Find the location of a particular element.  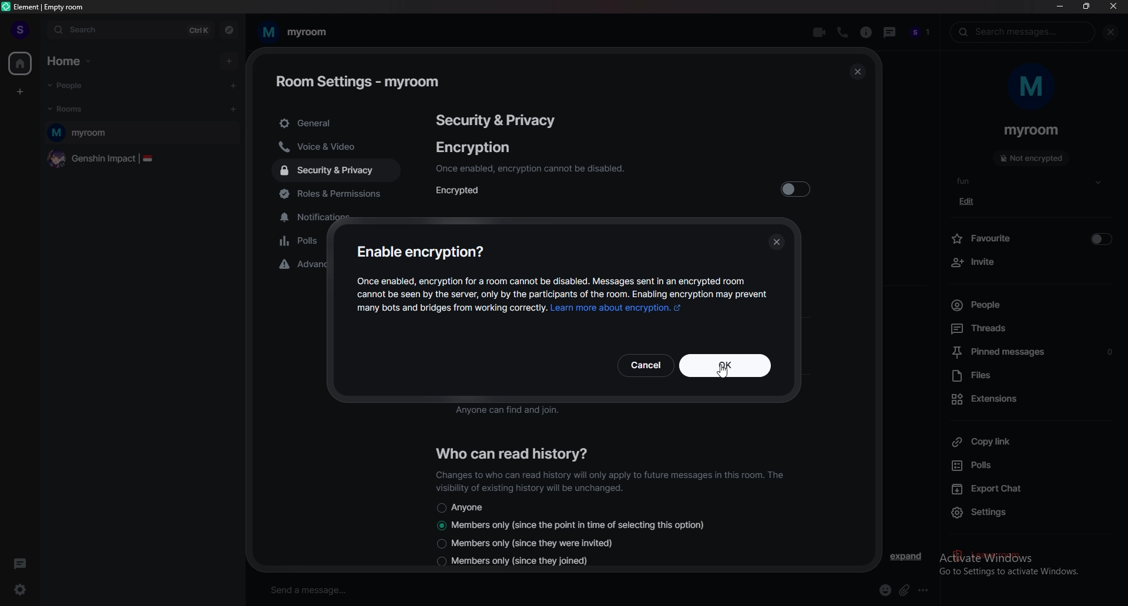

profile is located at coordinates (17, 26).